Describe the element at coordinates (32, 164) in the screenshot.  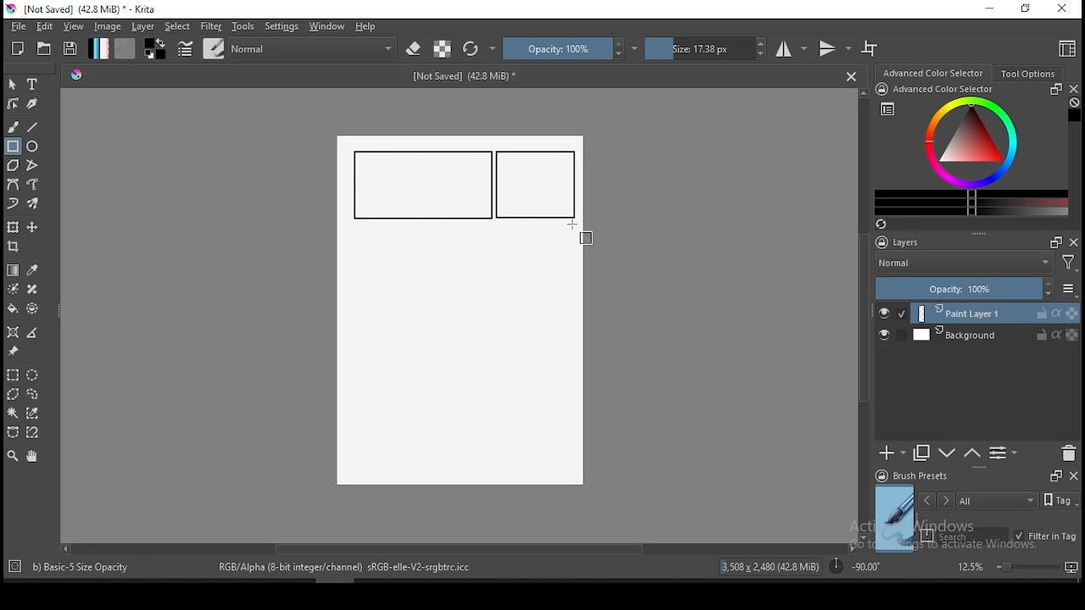
I see `polyline tool` at that location.